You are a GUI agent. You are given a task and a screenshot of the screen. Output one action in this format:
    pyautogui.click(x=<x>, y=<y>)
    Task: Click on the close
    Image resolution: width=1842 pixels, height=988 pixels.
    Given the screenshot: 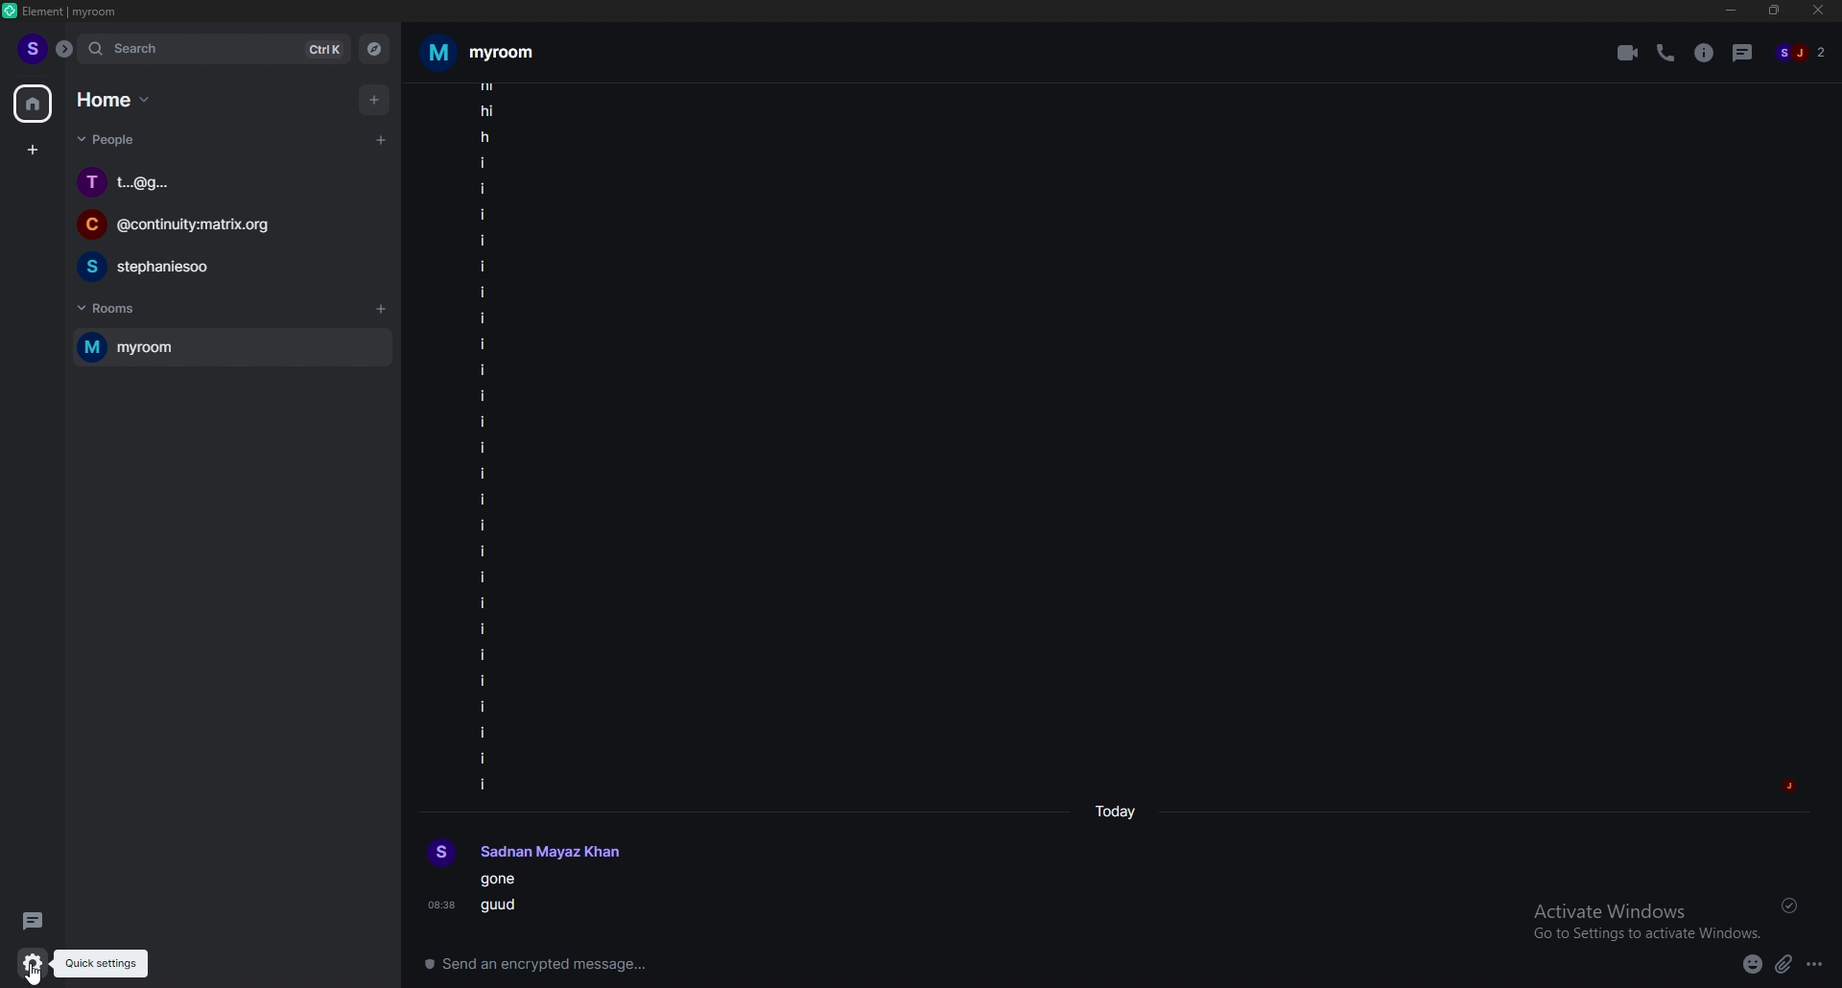 What is the action you would take?
    pyautogui.click(x=1819, y=14)
    